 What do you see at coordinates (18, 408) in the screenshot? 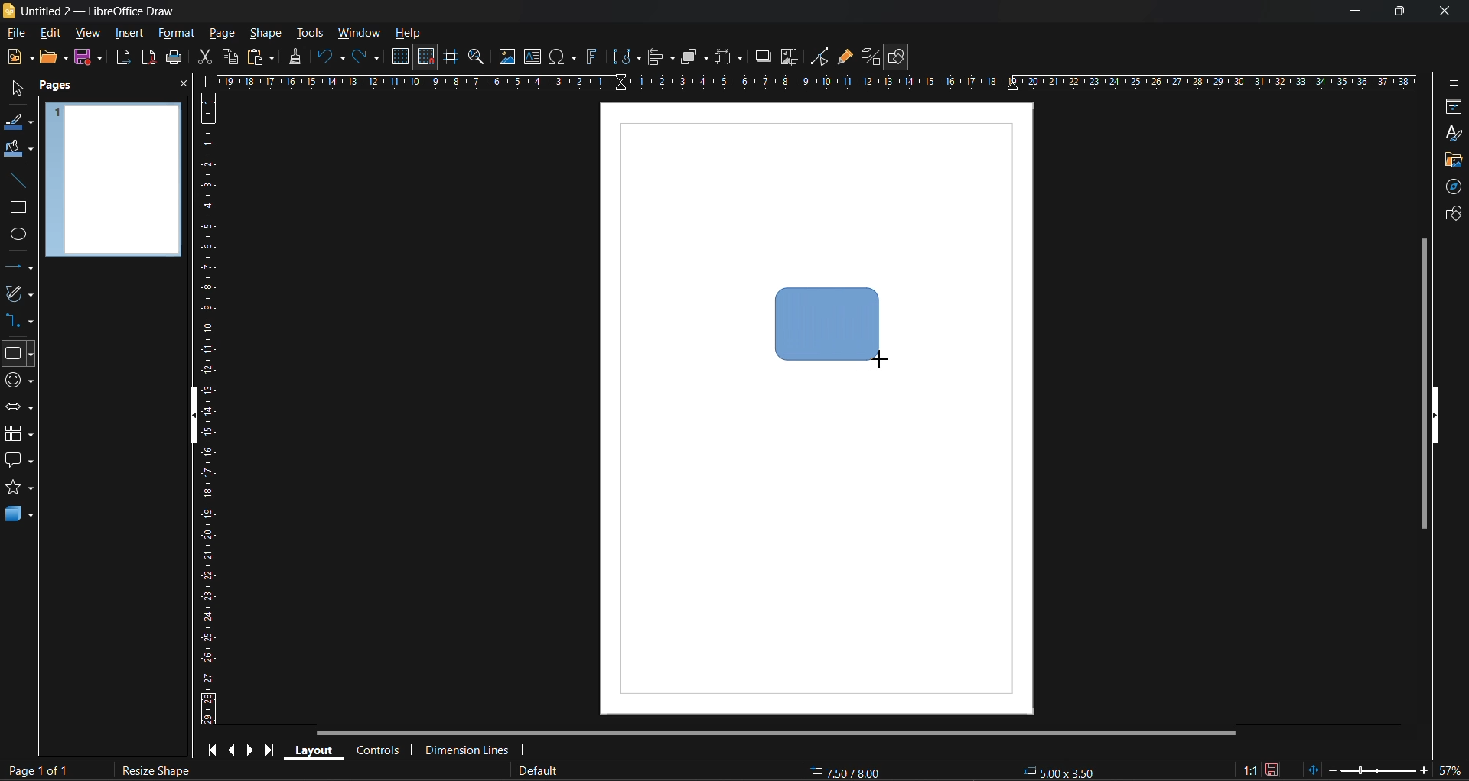
I see `block arrows` at bounding box center [18, 408].